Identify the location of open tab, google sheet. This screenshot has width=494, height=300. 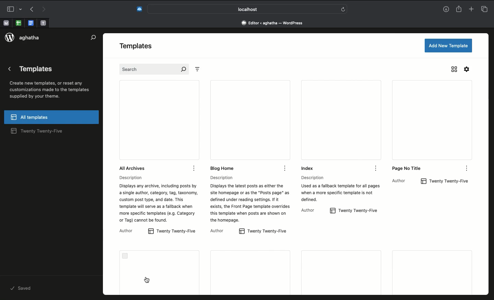
(18, 23).